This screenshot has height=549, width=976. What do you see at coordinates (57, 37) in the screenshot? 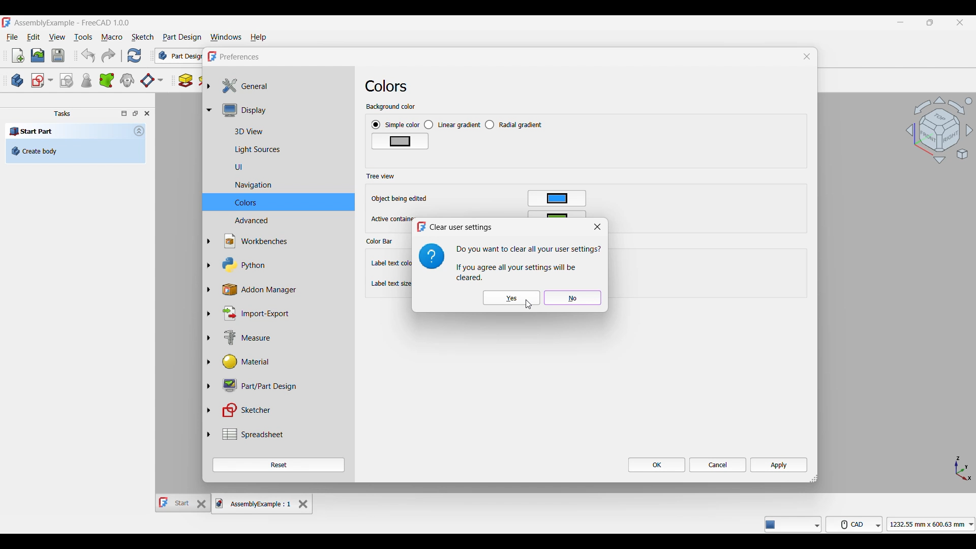
I see `View menu` at bounding box center [57, 37].